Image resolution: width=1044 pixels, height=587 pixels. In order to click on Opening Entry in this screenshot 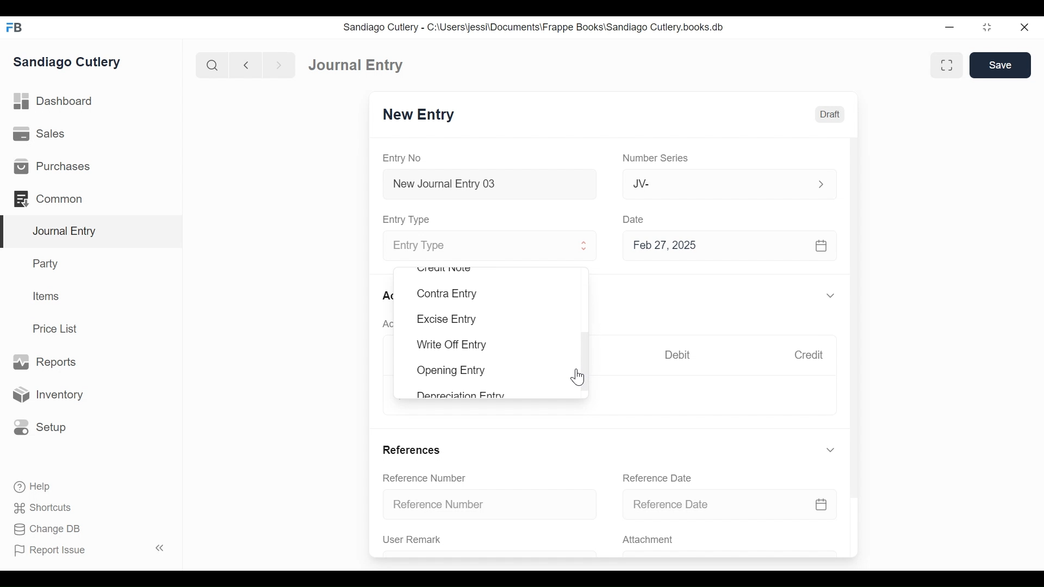, I will do `click(455, 371)`.